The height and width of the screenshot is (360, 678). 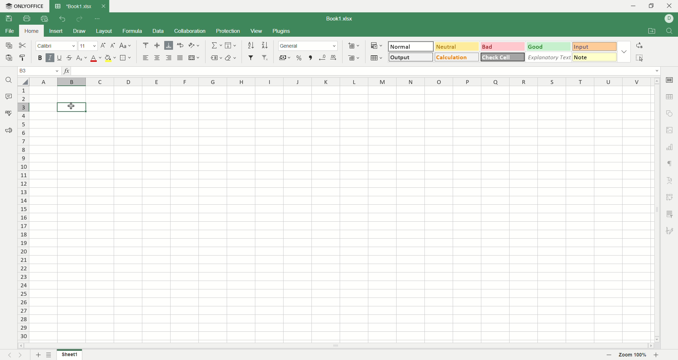 I want to click on subscript/superscript, so click(x=82, y=58).